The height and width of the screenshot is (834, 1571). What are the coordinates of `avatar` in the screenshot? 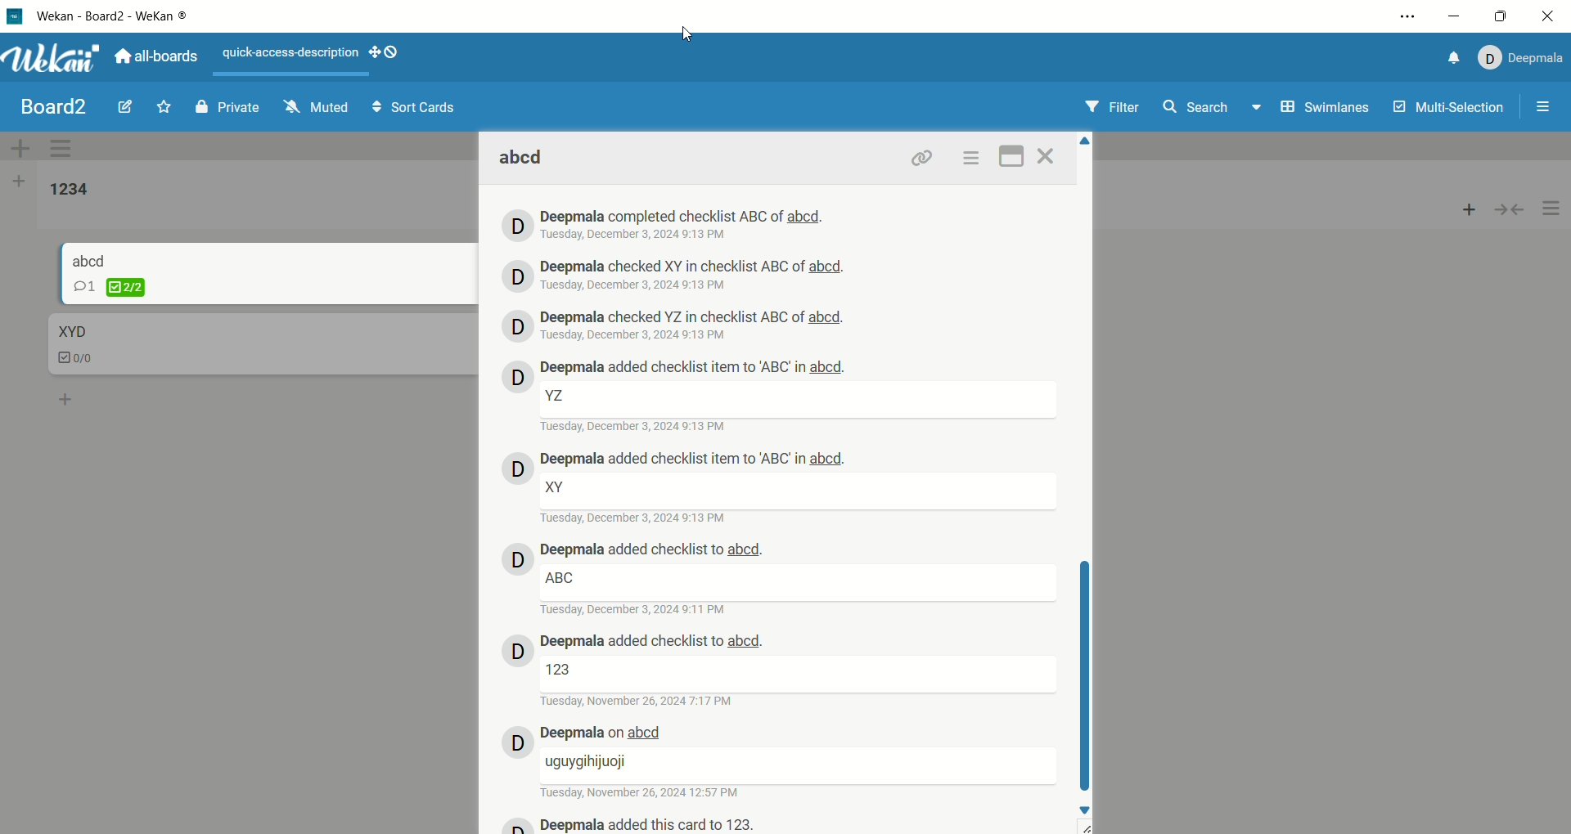 It's located at (517, 743).